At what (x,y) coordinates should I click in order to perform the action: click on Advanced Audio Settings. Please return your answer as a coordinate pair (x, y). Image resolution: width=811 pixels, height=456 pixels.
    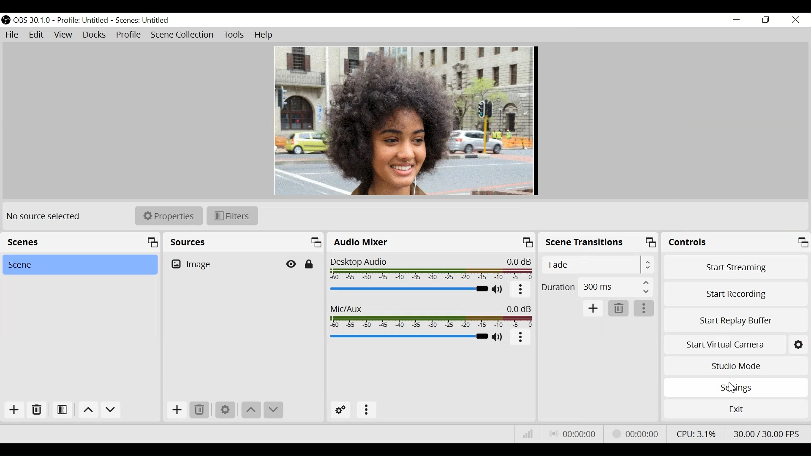
    Looking at the image, I should click on (341, 410).